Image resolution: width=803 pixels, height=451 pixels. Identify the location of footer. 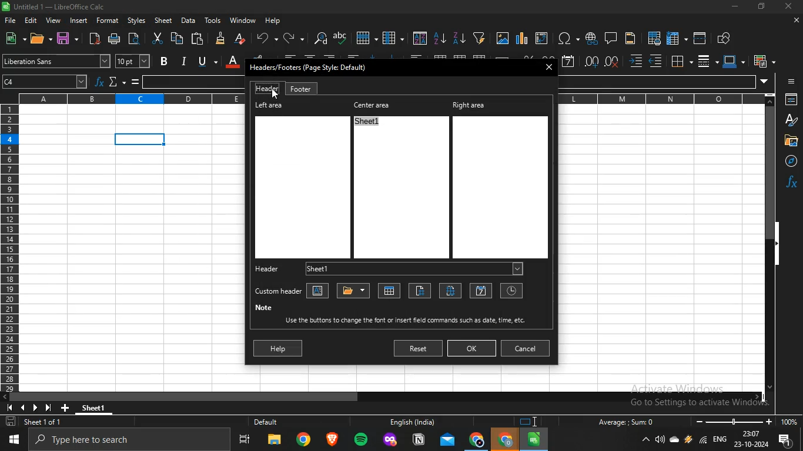
(300, 89).